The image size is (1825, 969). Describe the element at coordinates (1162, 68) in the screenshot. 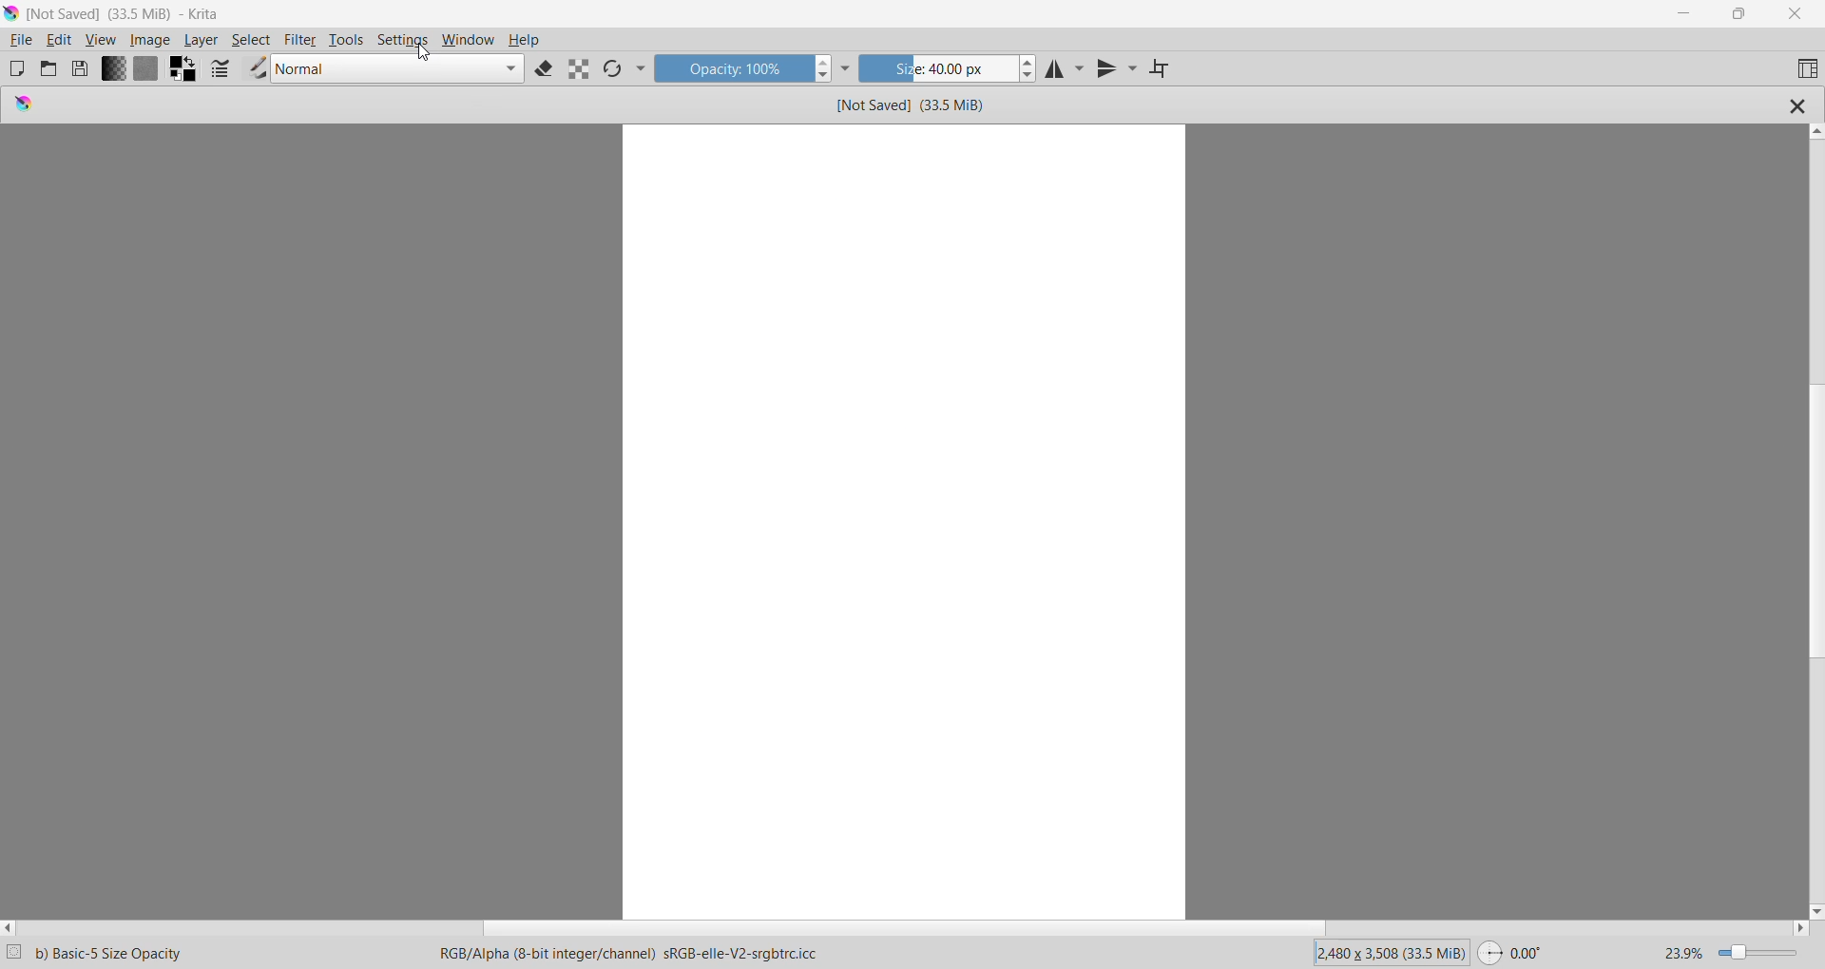

I see `Wrap around Mode` at that location.